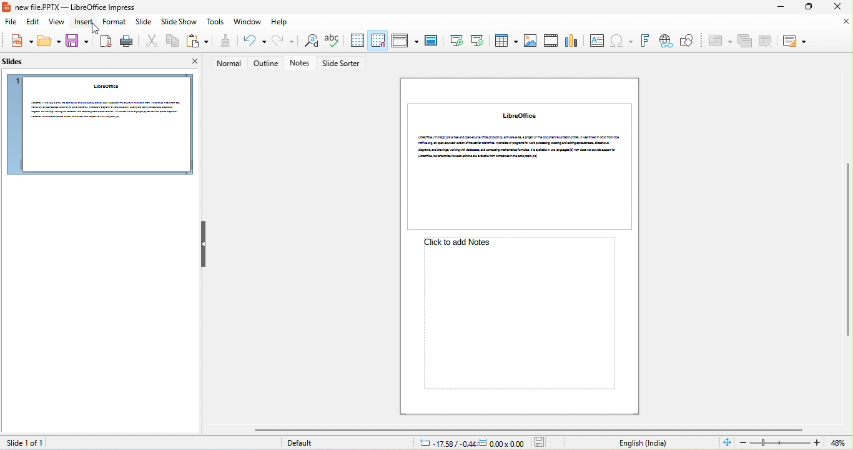 Image resolution: width=853 pixels, height=450 pixels. What do you see at coordinates (794, 41) in the screenshot?
I see `slide layout` at bounding box center [794, 41].